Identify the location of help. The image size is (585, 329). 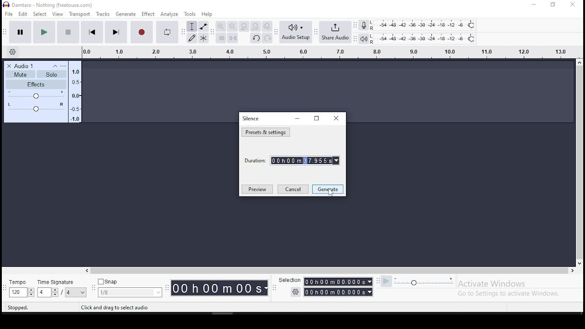
(207, 14).